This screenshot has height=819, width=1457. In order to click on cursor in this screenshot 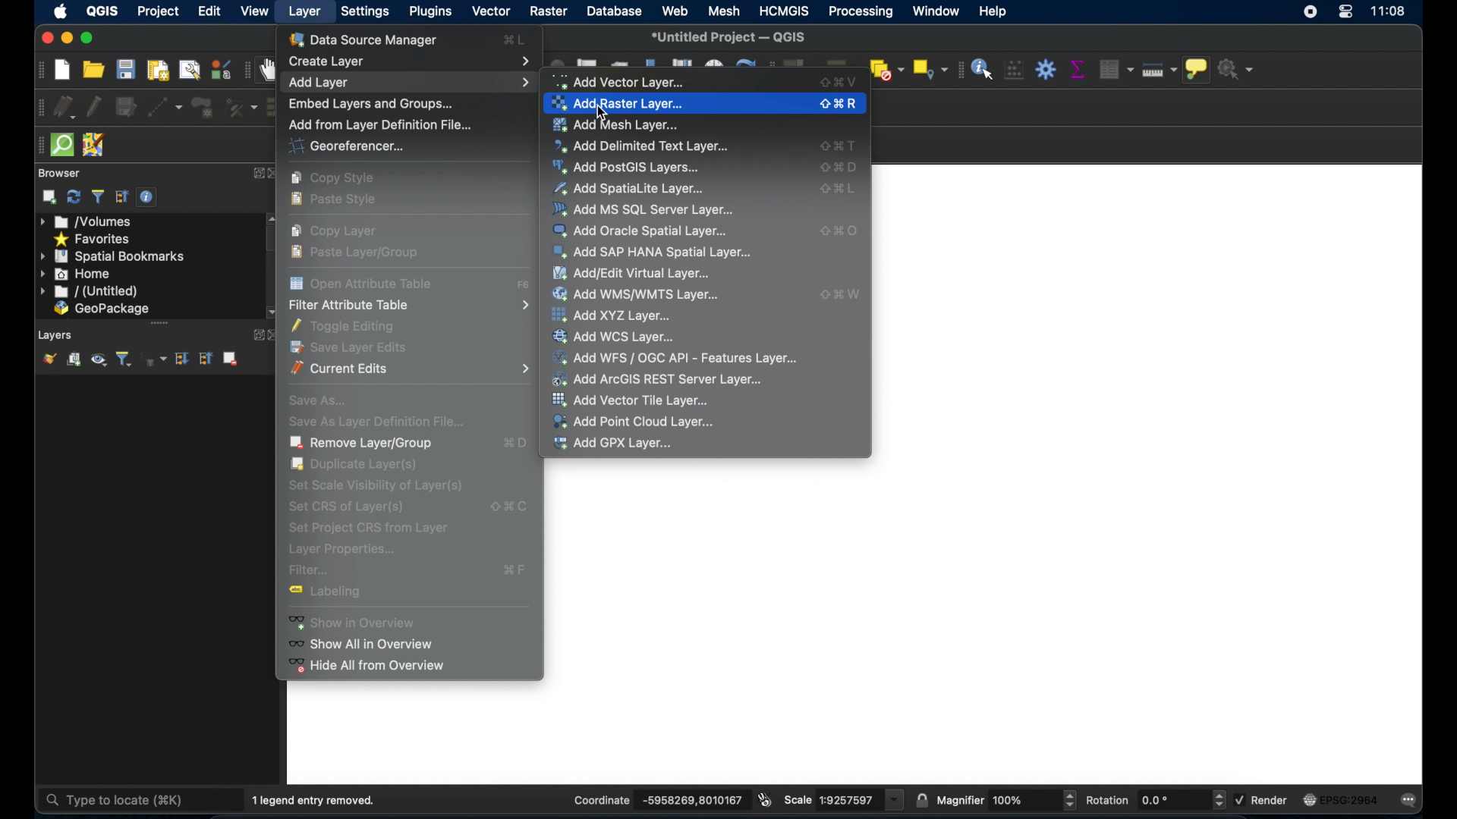, I will do `click(605, 114)`.